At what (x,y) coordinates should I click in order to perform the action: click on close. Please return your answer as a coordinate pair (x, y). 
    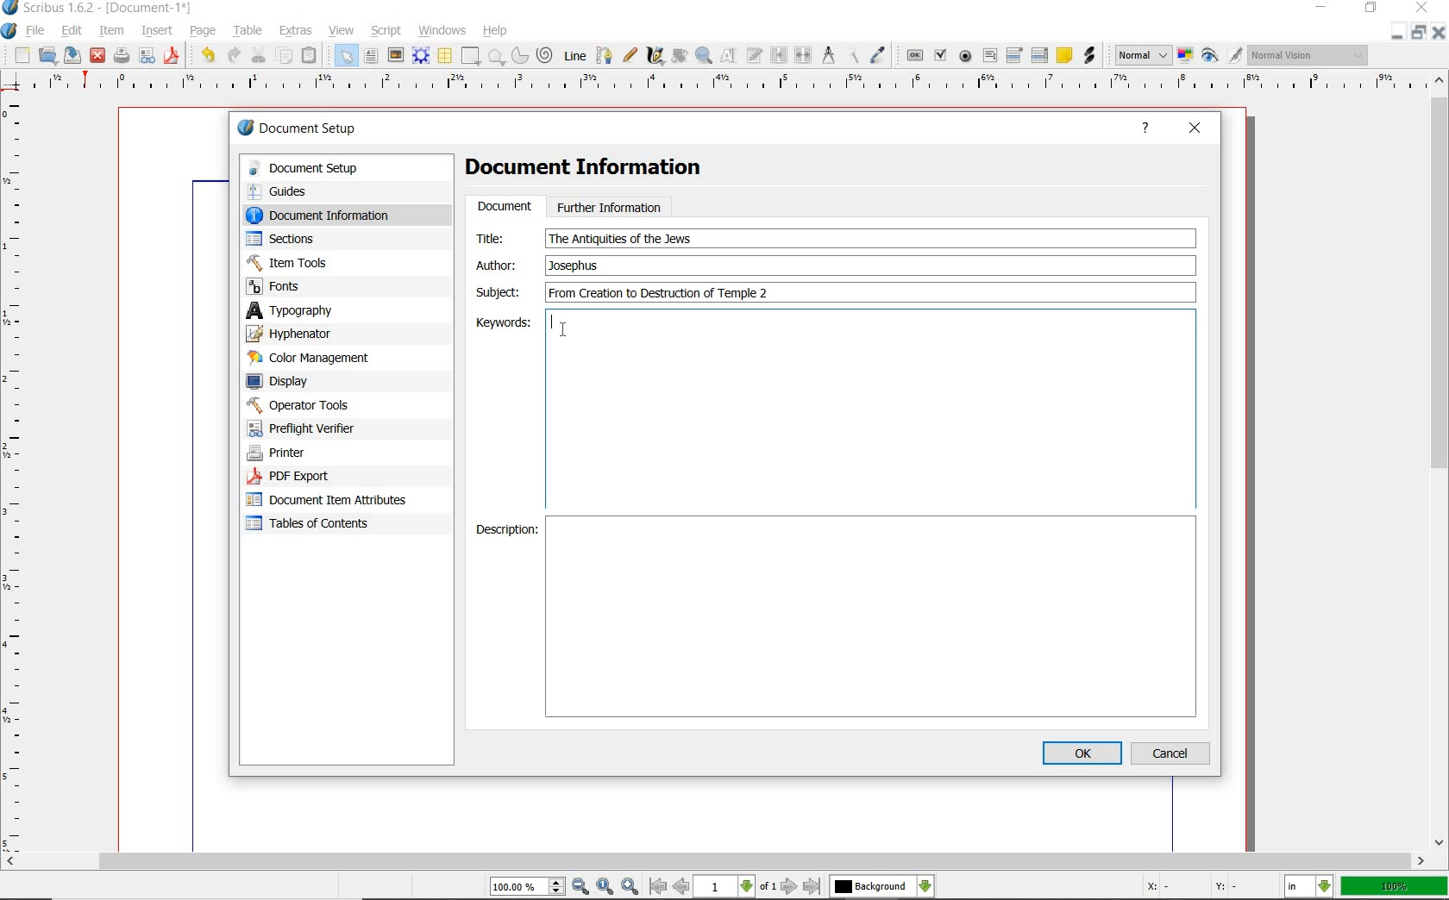
    Looking at the image, I should click on (98, 57).